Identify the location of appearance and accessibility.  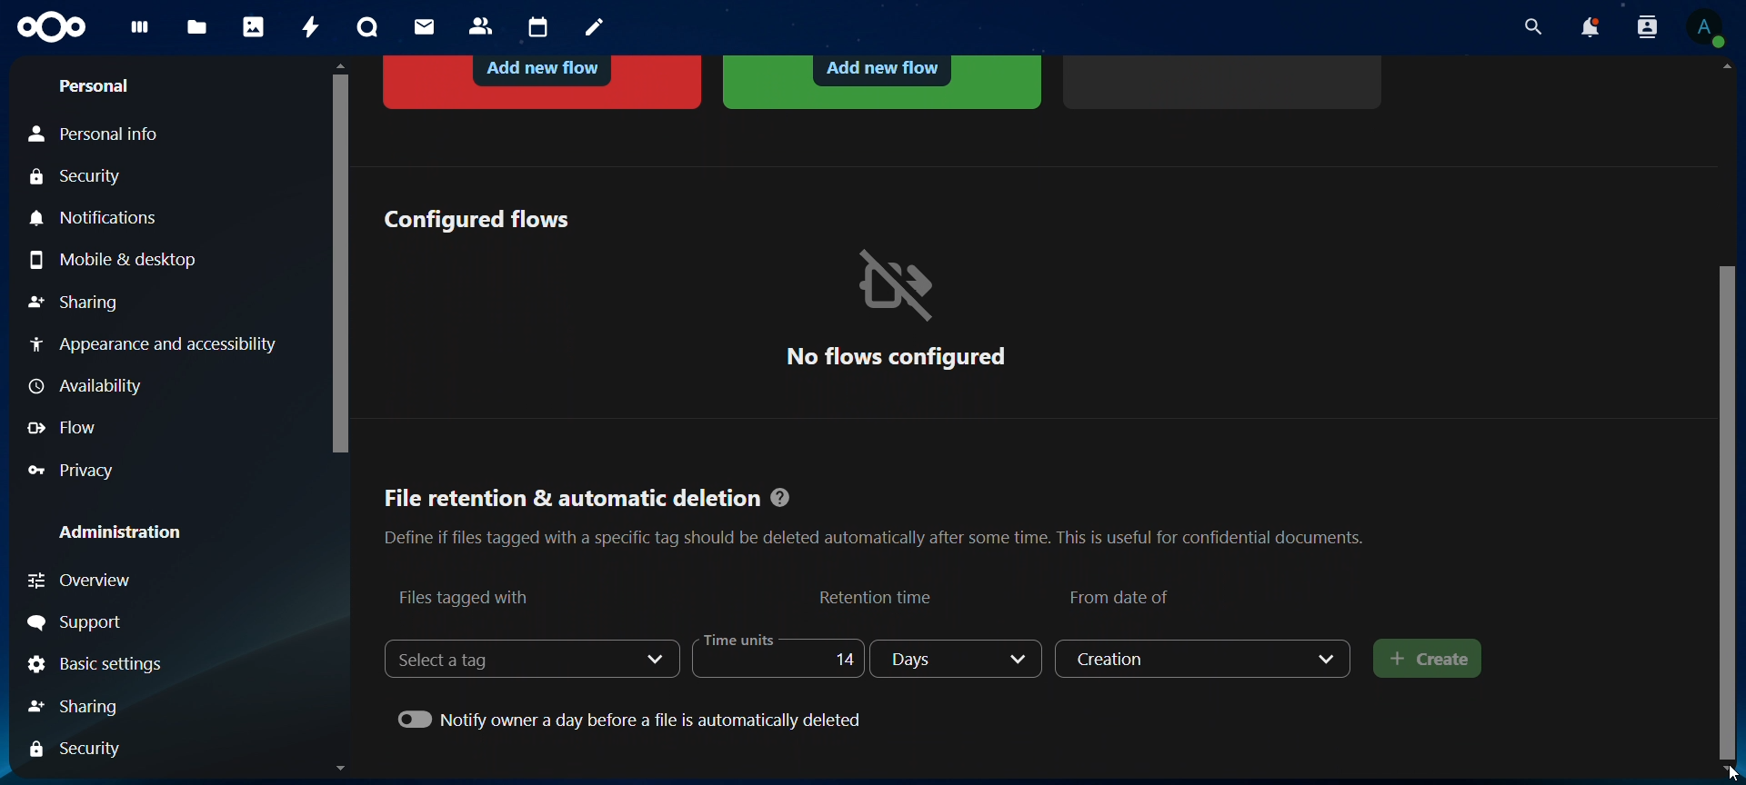
(152, 343).